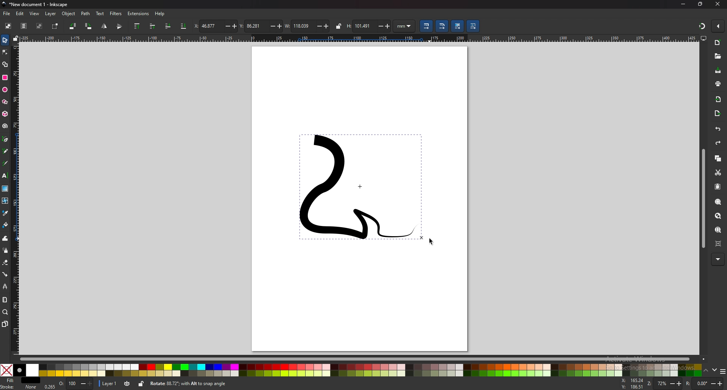  I want to click on zoom, so click(5, 312).